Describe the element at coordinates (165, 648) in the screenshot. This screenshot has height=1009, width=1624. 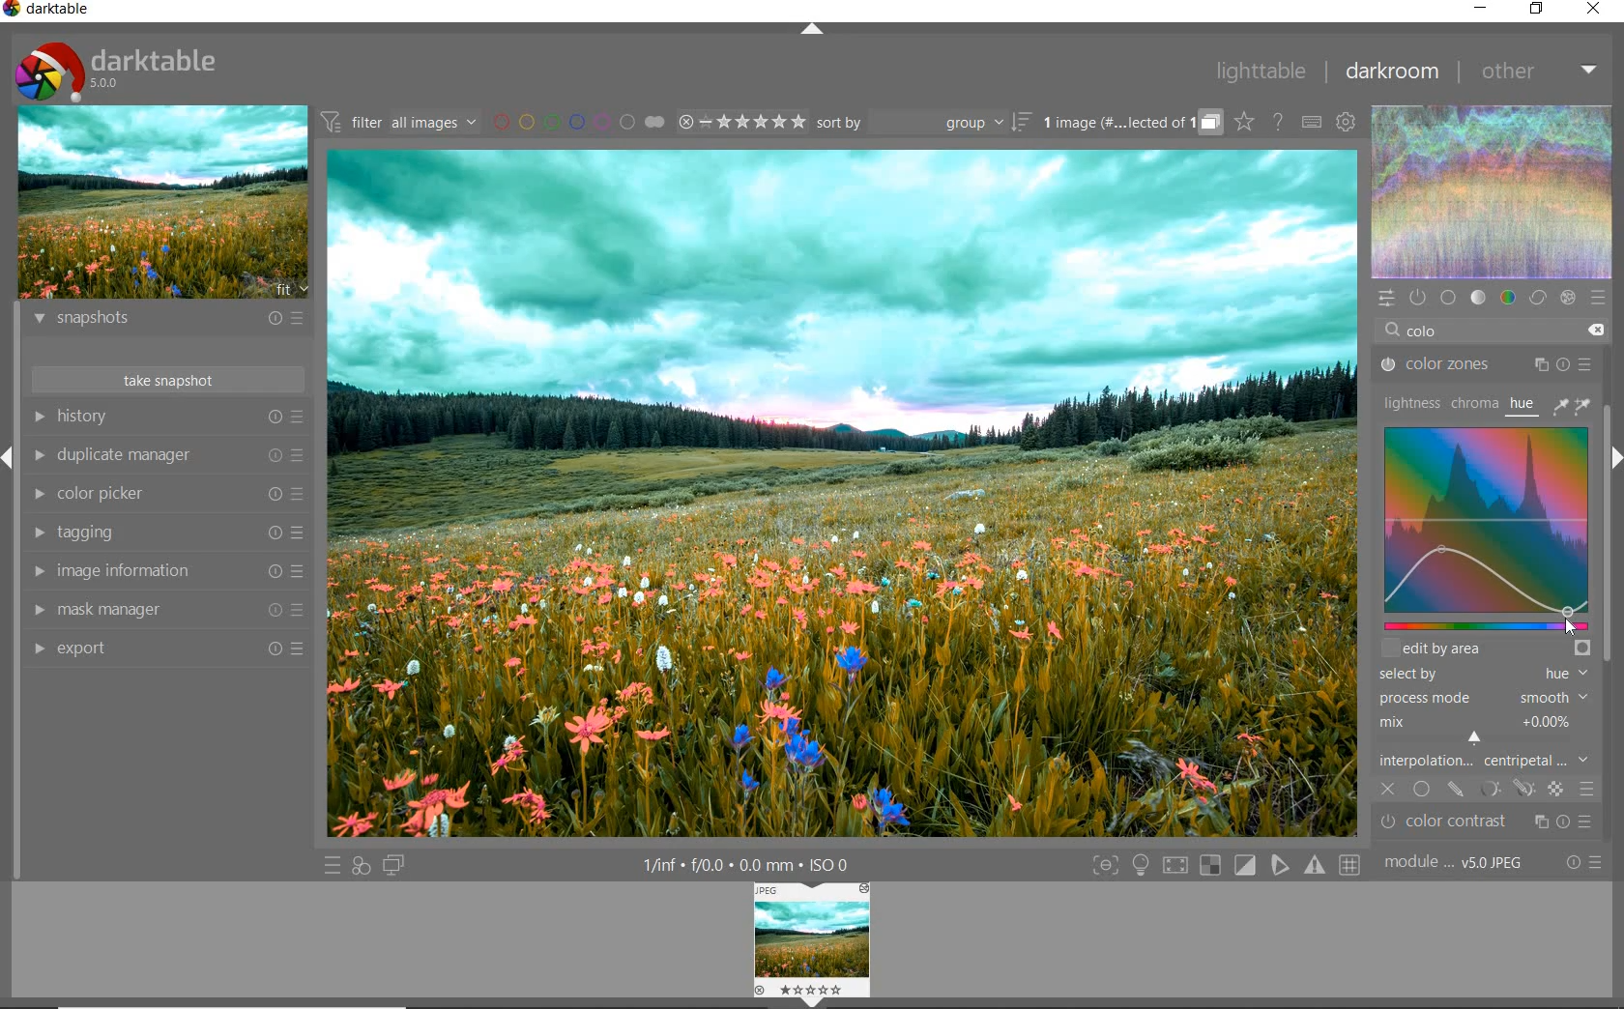
I see `export` at that location.